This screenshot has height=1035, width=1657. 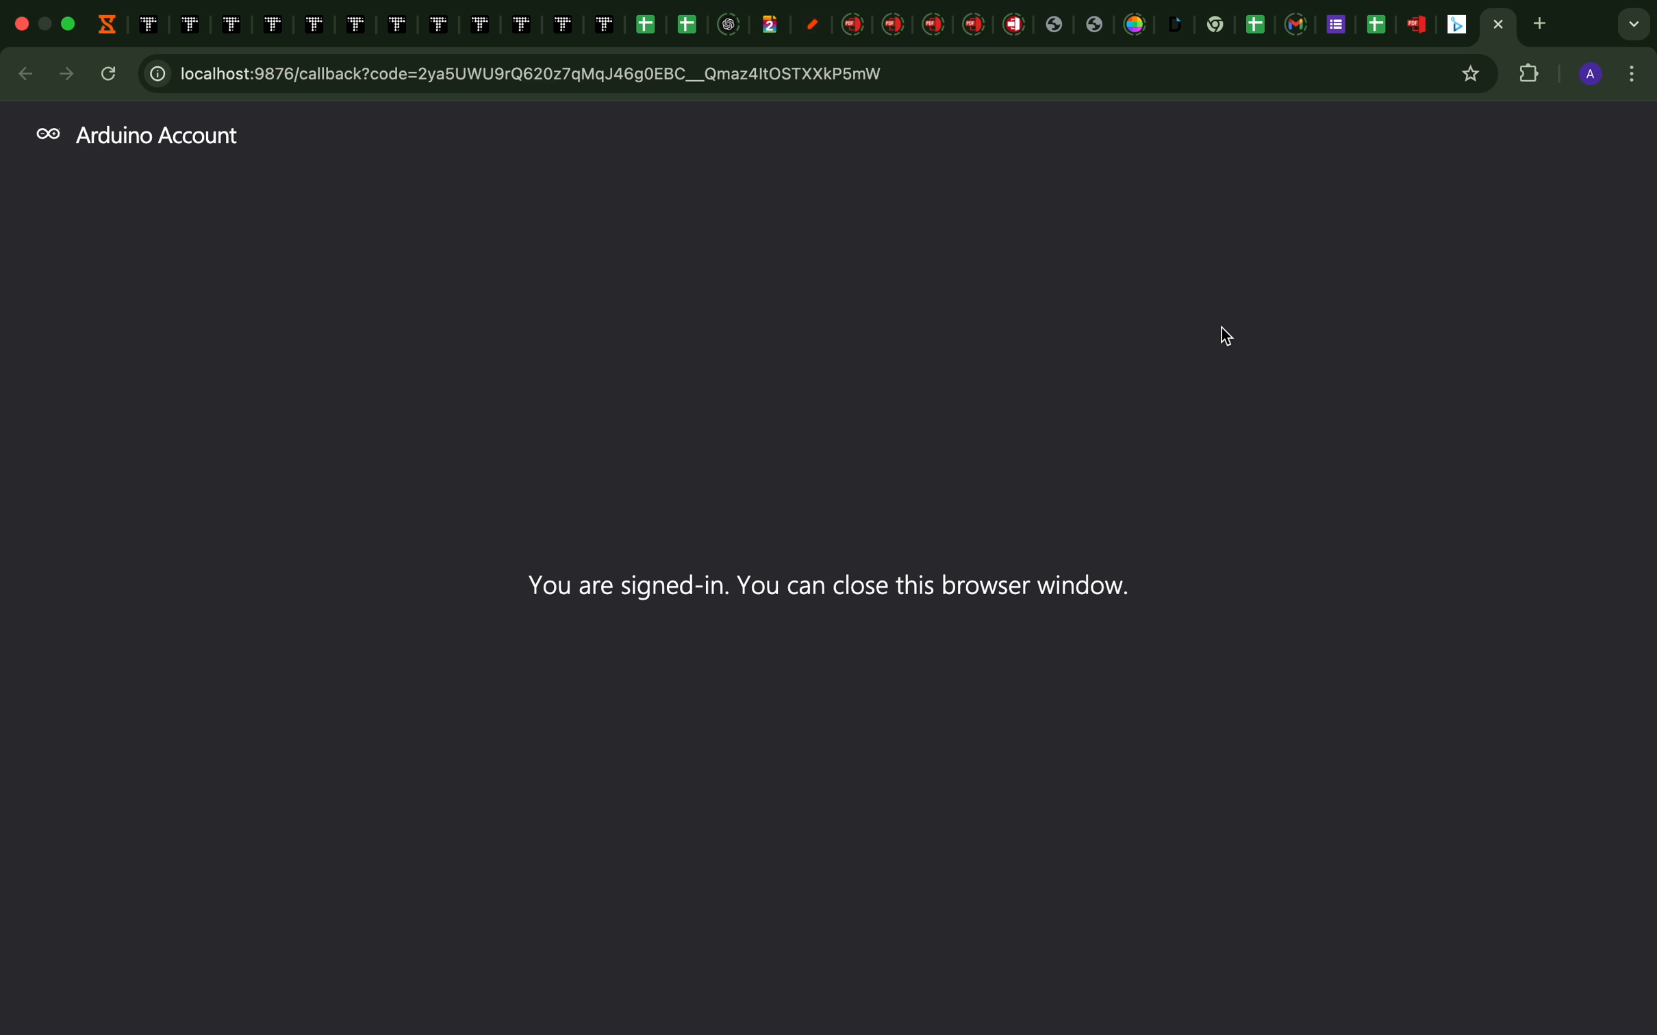 I want to click on notification, so click(x=1599, y=1023).